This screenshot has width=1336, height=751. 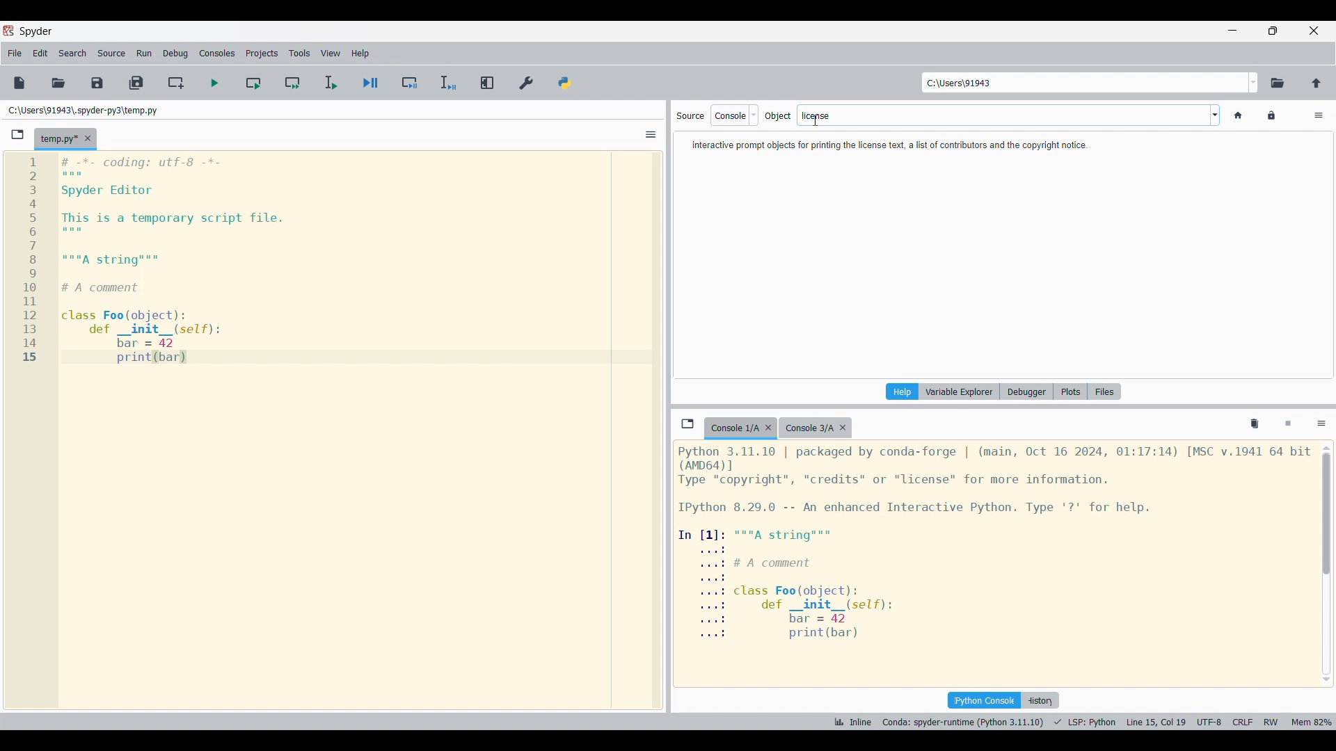 What do you see at coordinates (900, 391) in the screenshot?
I see `Help` at bounding box center [900, 391].